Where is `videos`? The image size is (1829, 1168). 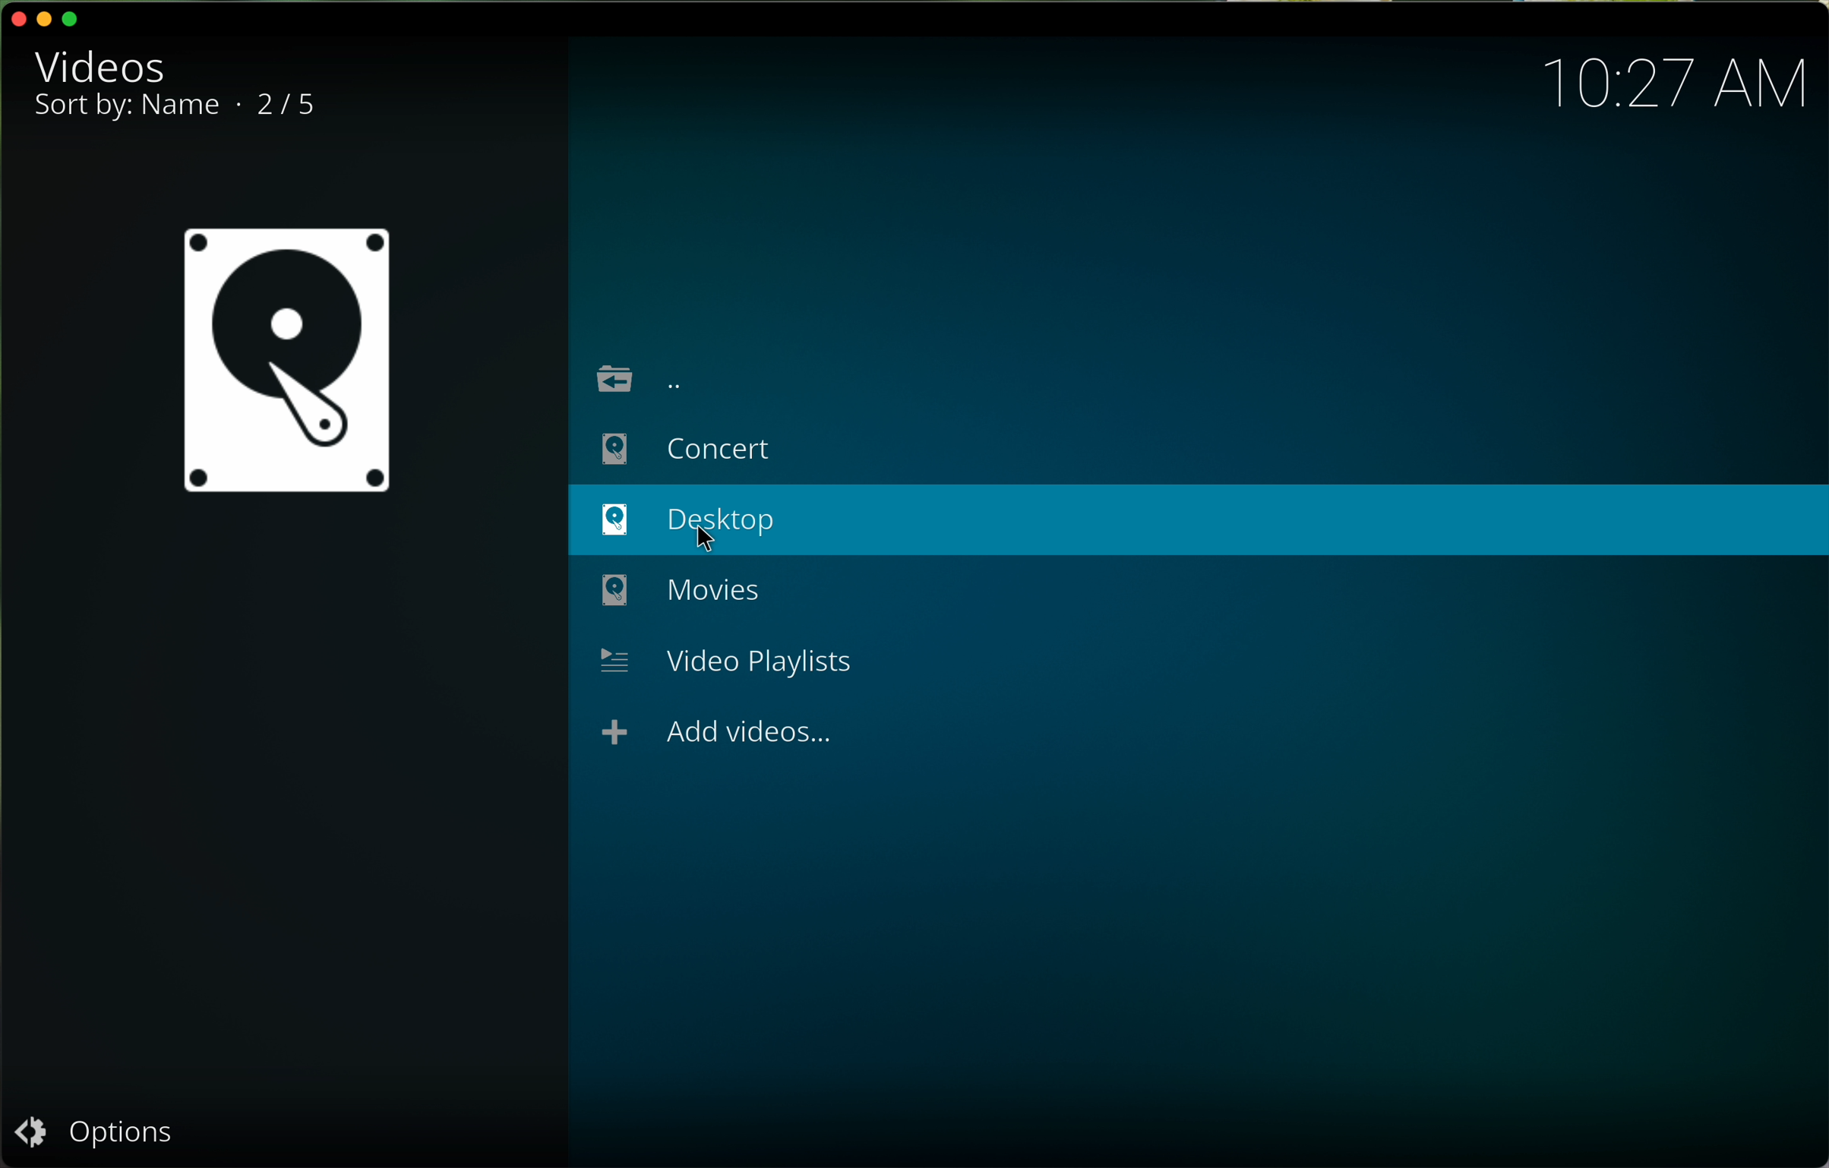
videos is located at coordinates (91, 64).